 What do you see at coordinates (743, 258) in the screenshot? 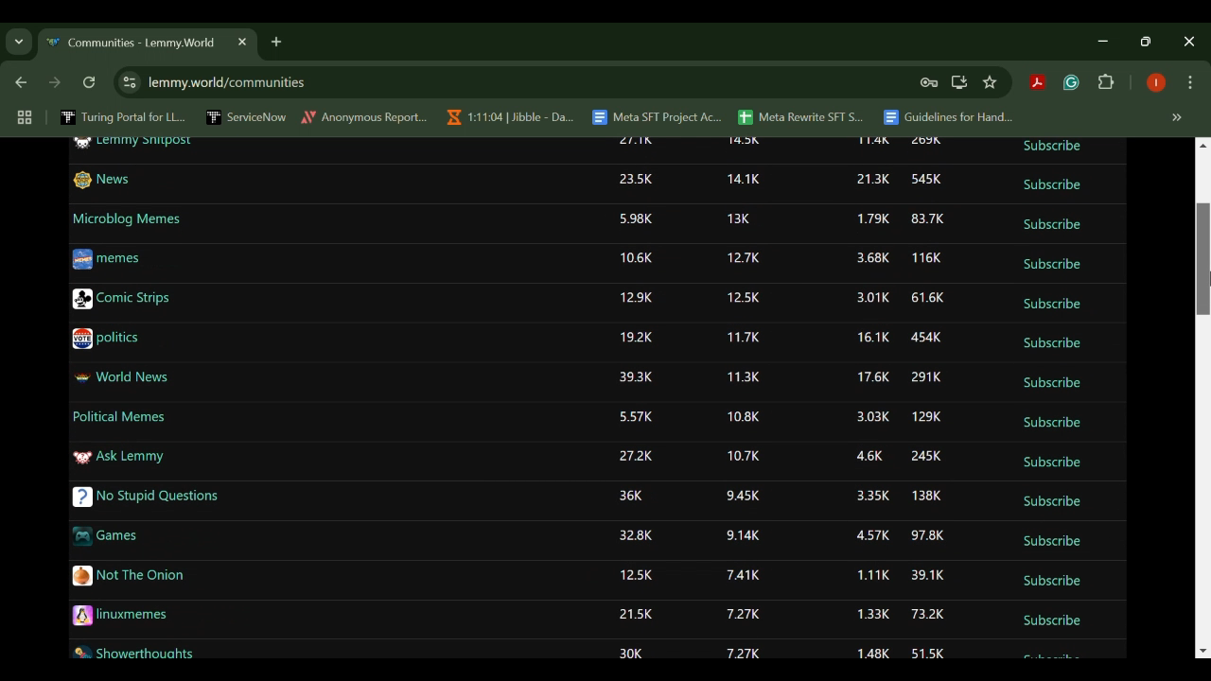
I see `12.7K` at bounding box center [743, 258].